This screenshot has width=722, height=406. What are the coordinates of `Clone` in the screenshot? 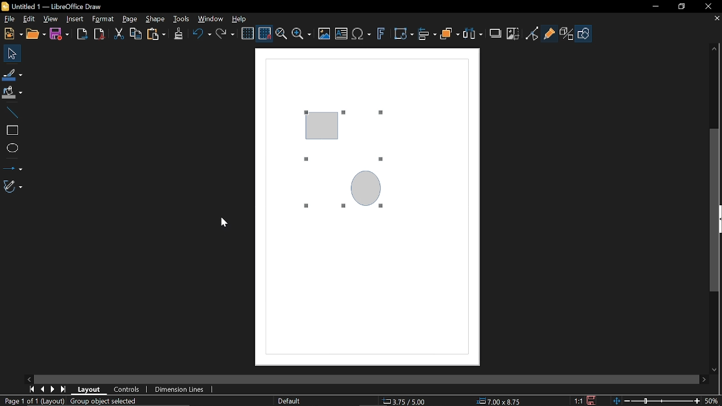 It's located at (179, 34).